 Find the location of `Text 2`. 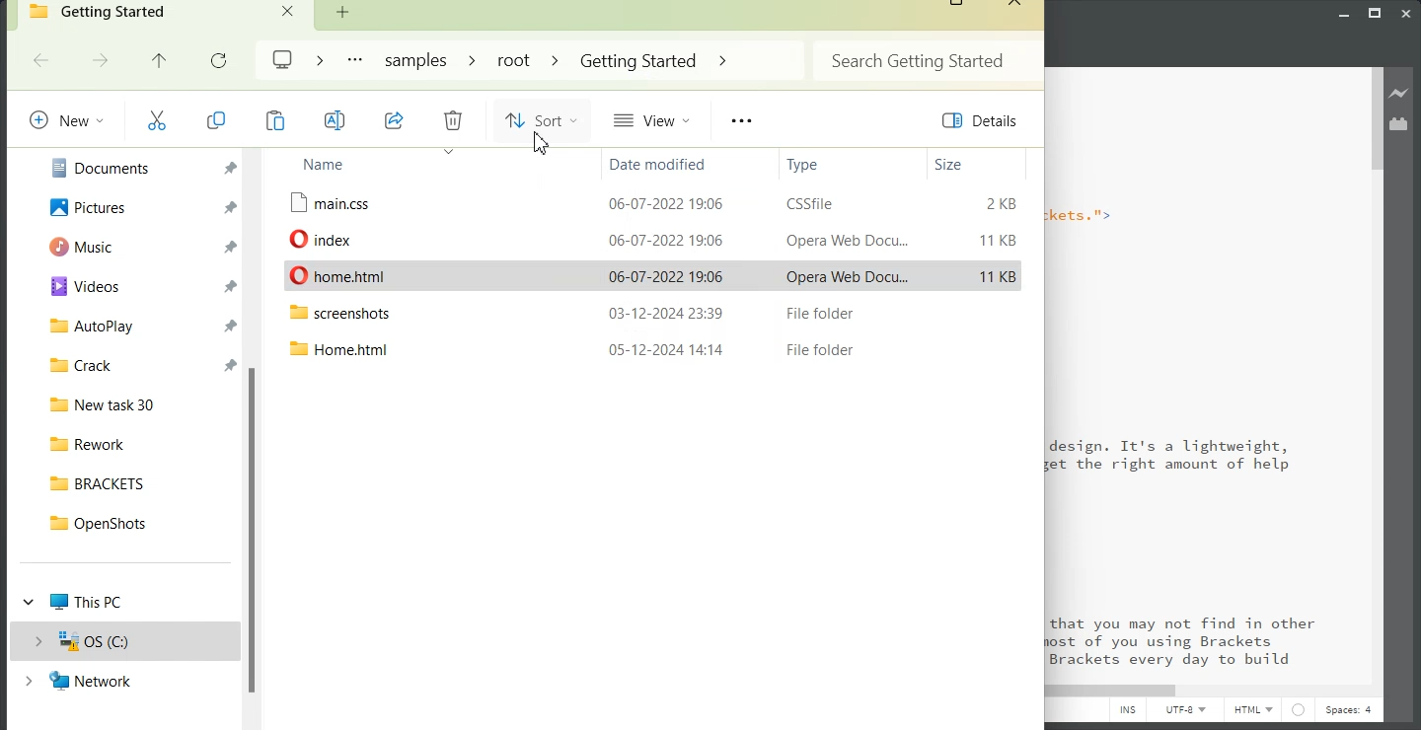

Text 2 is located at coordinates (1198, 375).